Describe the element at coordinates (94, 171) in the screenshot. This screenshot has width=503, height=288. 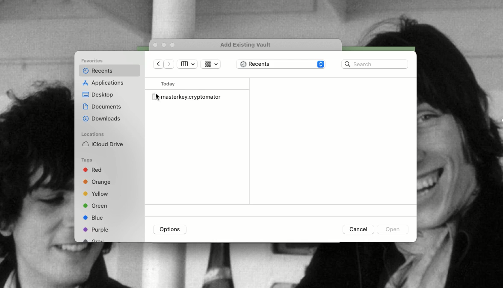
I see `Red` at that location.